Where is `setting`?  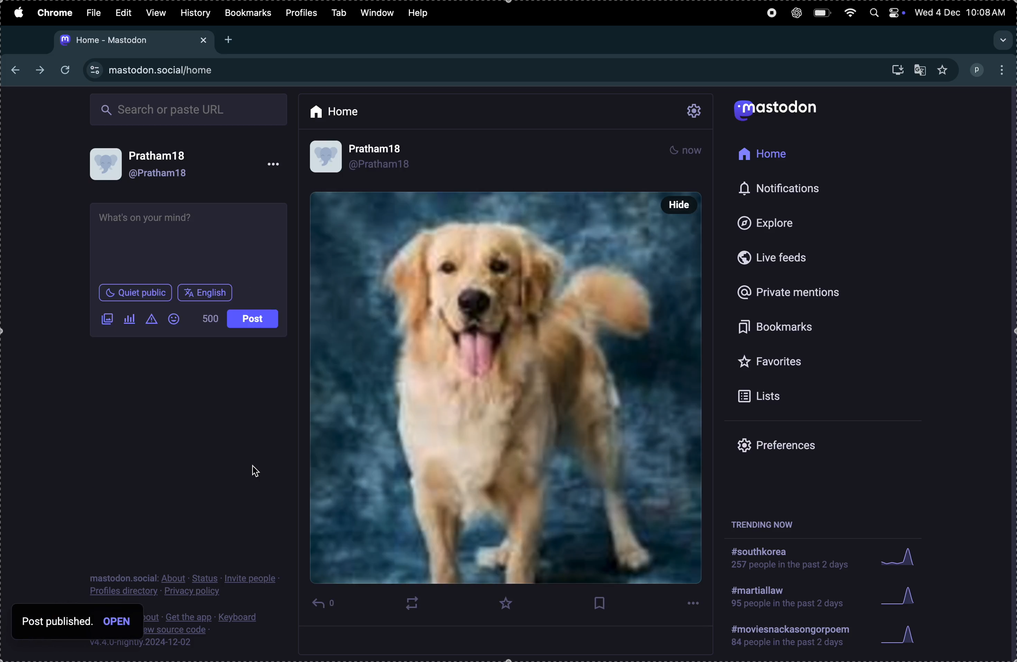
setting is located at coordinates (696, 112).